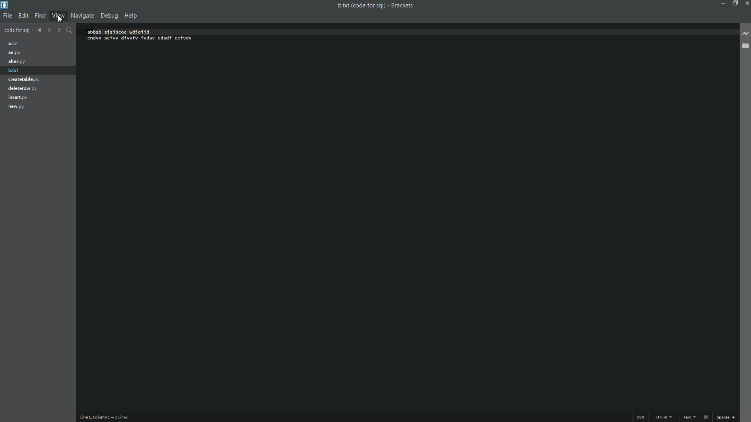  What do you see at coordinates (5, 4) in the screenshot?
I see `App icon` at bounding box center [5, 4].